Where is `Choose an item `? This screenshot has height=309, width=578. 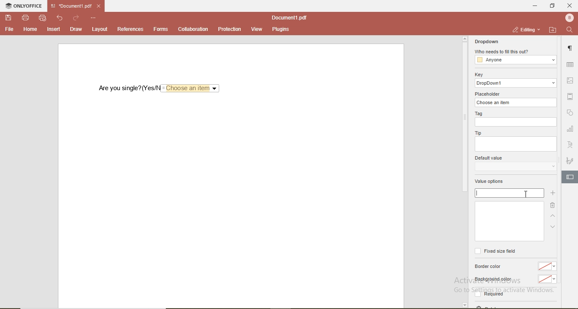 Choose an item  is located at coordinates (190, 88).